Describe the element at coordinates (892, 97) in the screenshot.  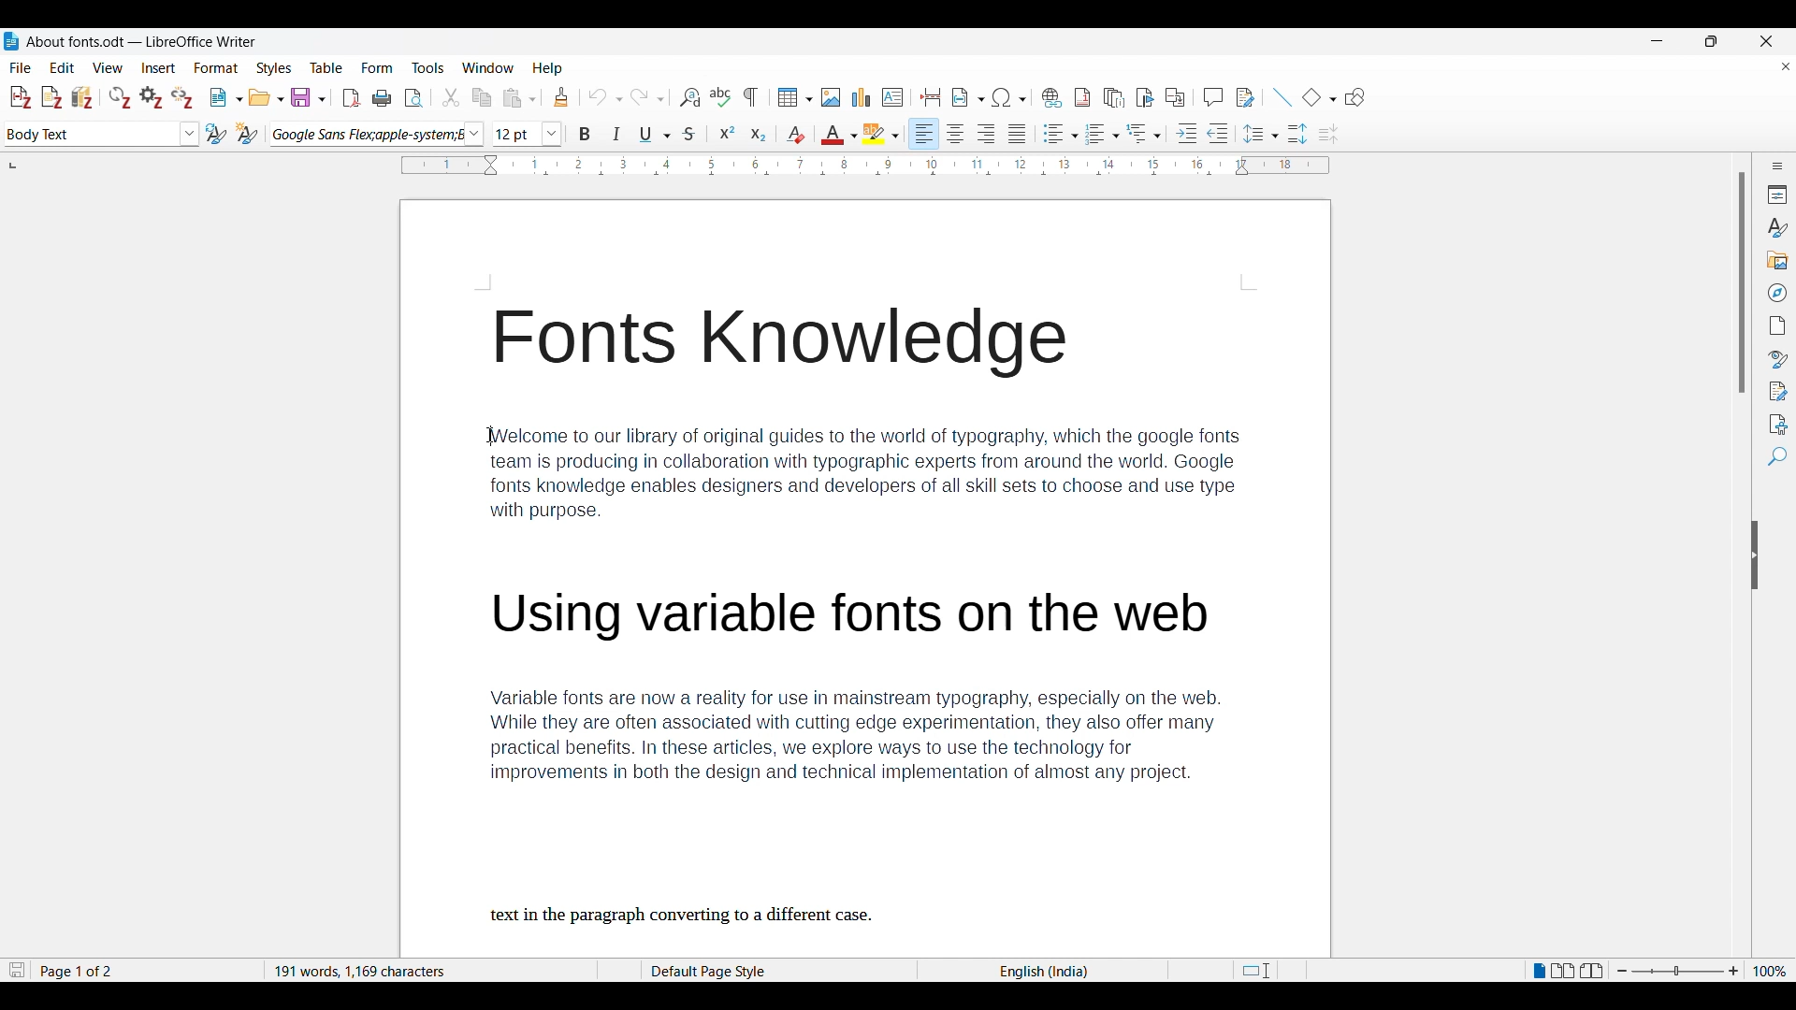
I see `Insert text box` at that location.